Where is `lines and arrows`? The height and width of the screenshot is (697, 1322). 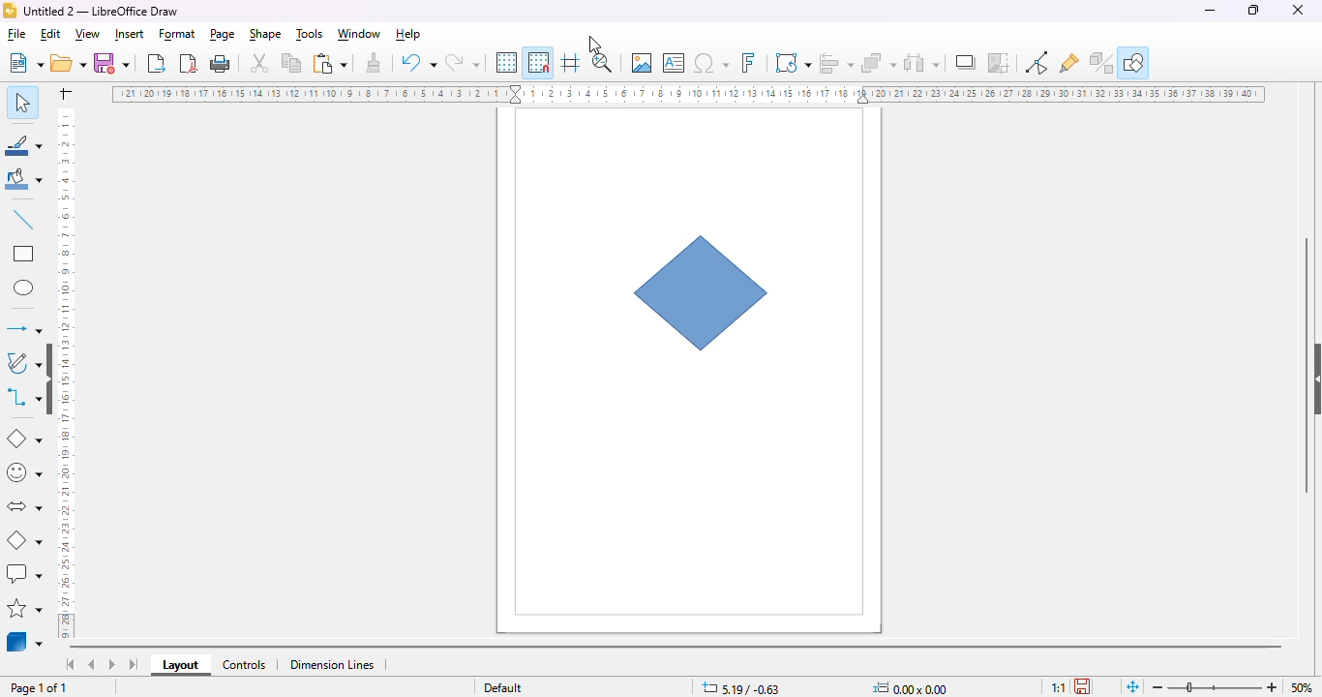
lines and arrows is located at coordinates (24, 328).